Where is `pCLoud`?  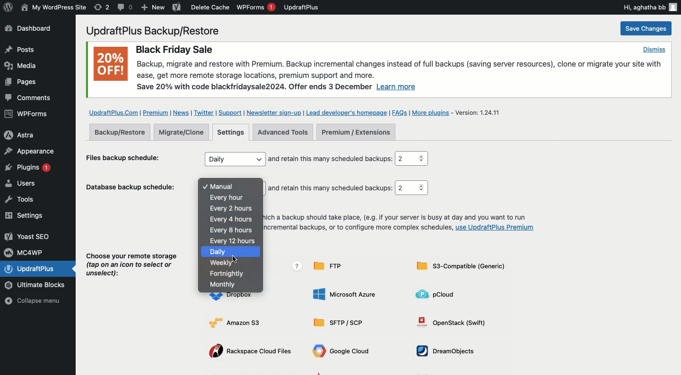
pCLoud is located at coordinates (439, 294).